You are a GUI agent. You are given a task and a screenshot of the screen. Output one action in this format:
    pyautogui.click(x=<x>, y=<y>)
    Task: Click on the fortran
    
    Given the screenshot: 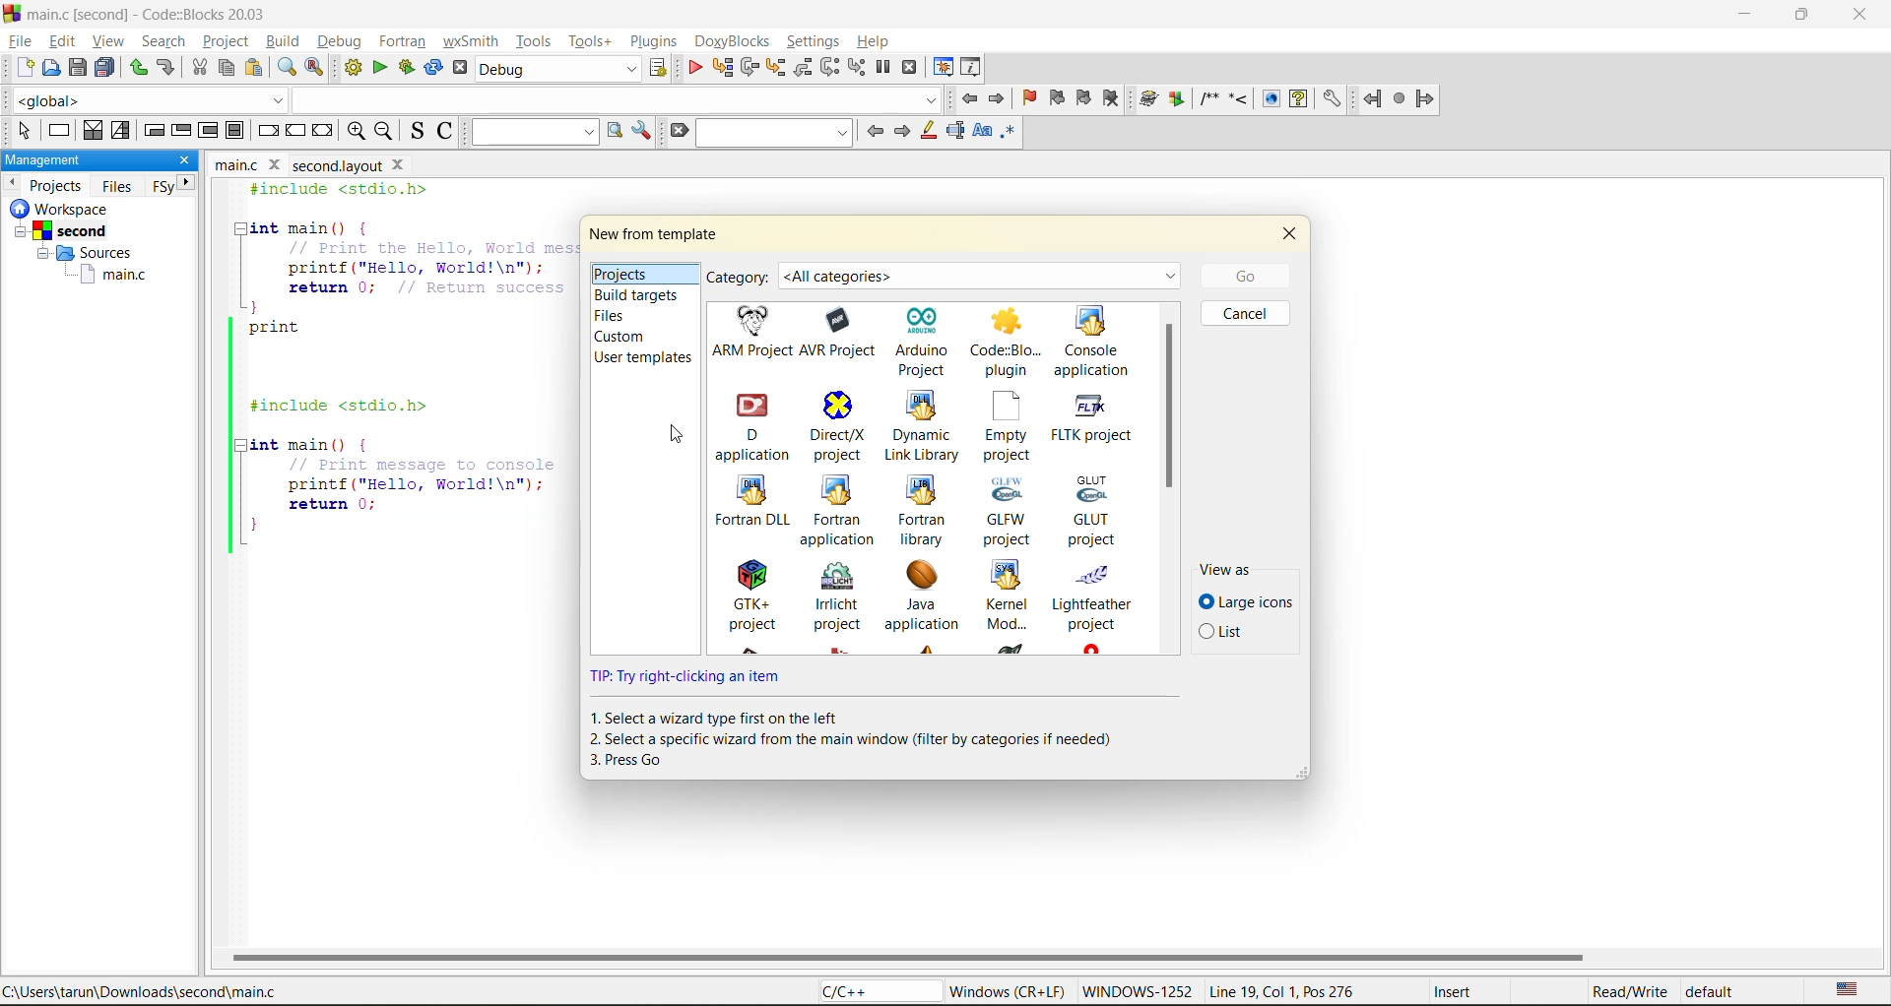 What is the action you would take?
    pyautogui.click(x=403, y=41)
    